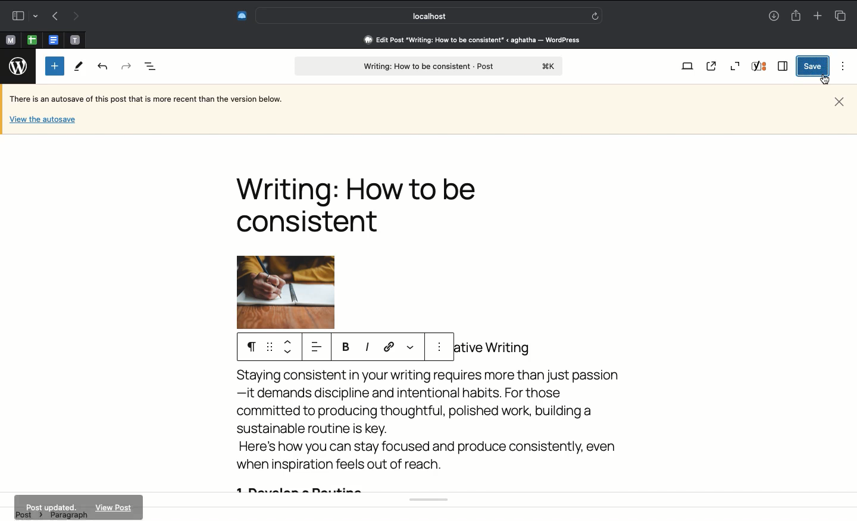 The width and height of the screenshot is (857, 521). I want to click on Share, so click(797, 16).